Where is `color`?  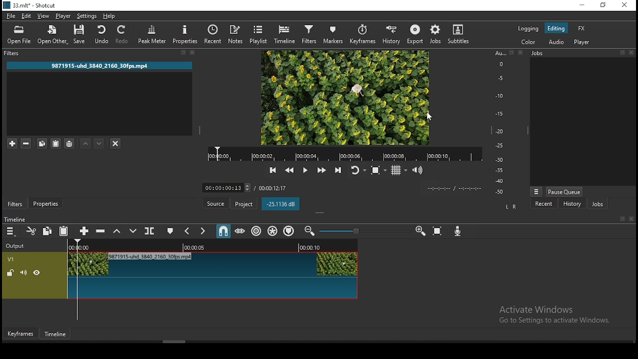 color is located at coordinates (524, 43).